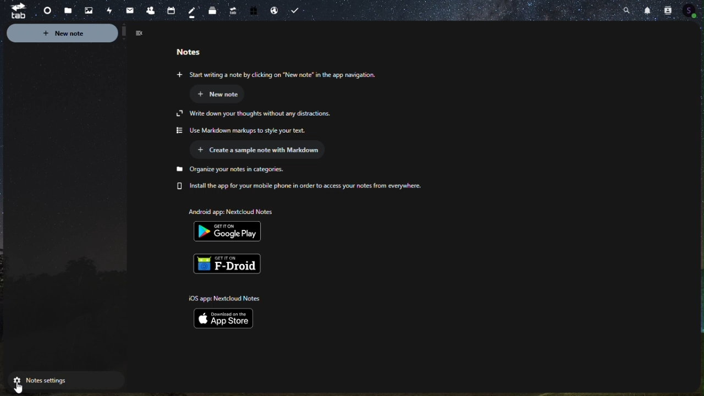  Describe the element at coordinates (147, 9) in the screenshot. I see `Contacts` at that location.